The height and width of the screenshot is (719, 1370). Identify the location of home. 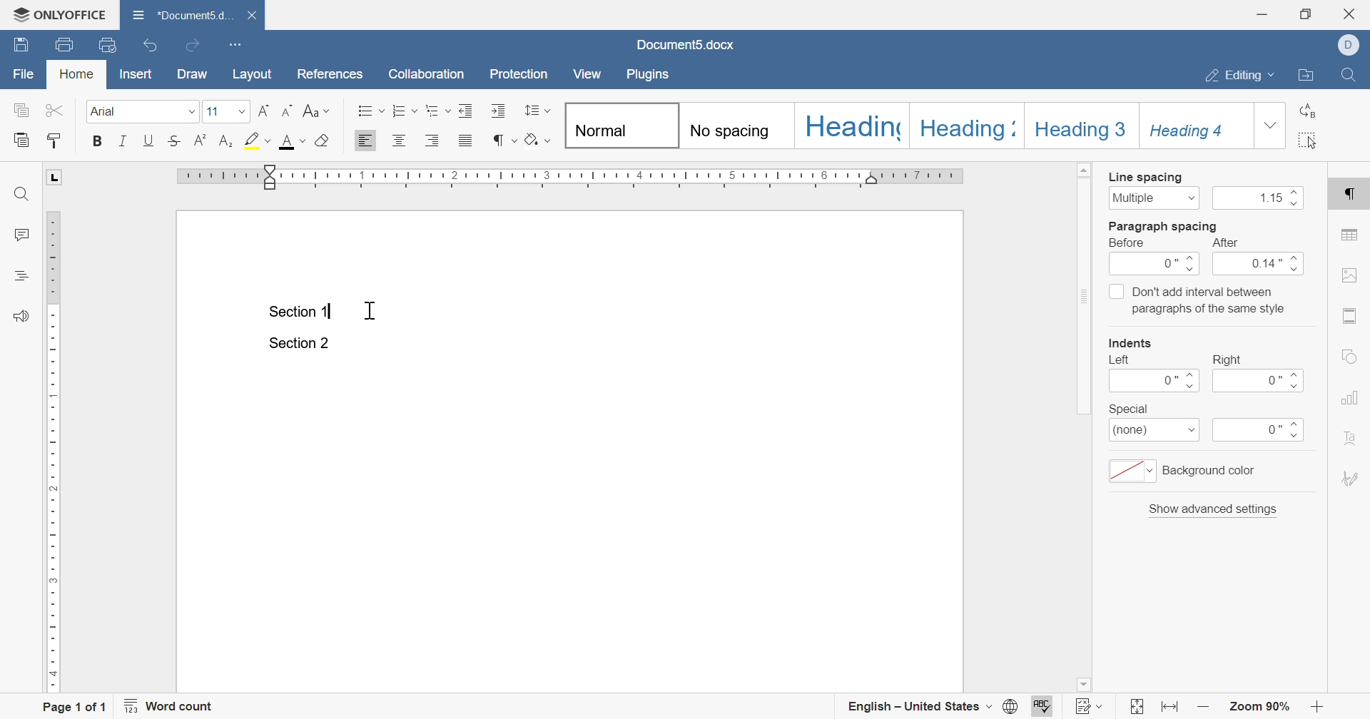
(77, 74).